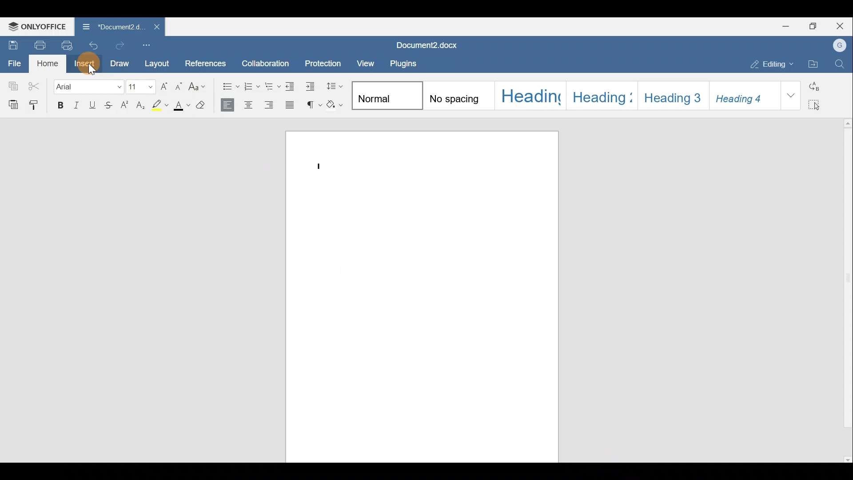  Describe the element at coordinates (312, 86) in the screenshot. I see `Increase indent` at that location.